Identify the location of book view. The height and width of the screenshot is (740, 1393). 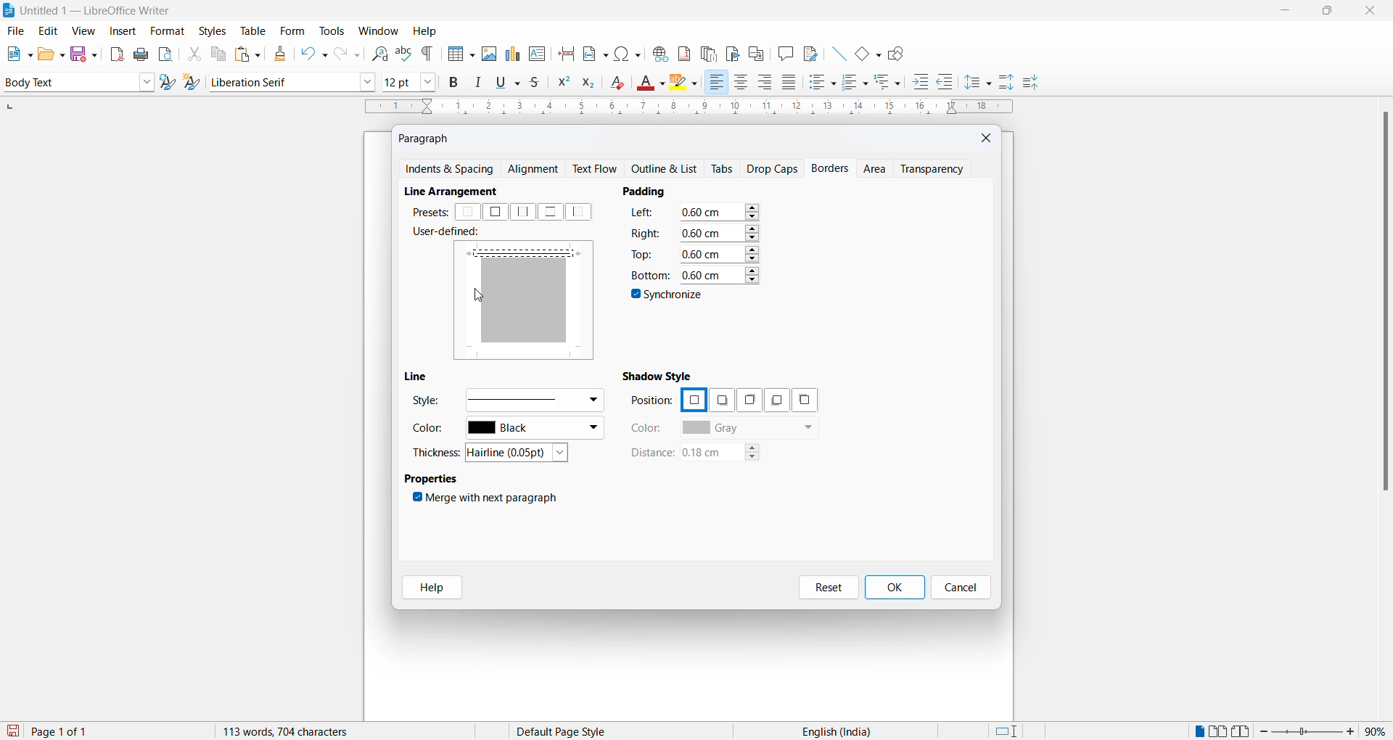
(1244, 731).